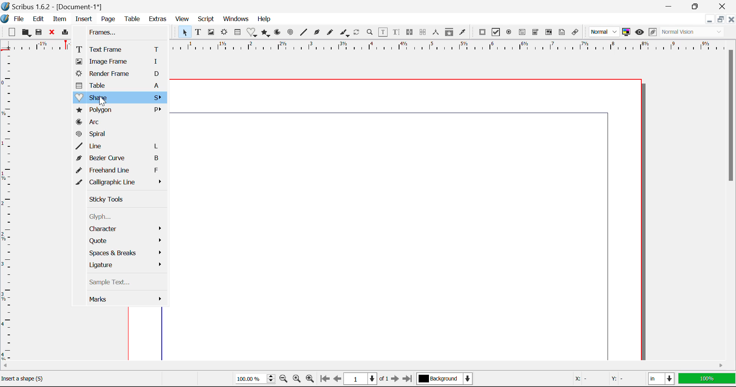 The height and width of the screenshot is (387, 736). Describe the element at coordinates (522, 33) in the screenshot. I see `Pdf Text Field` at that location.